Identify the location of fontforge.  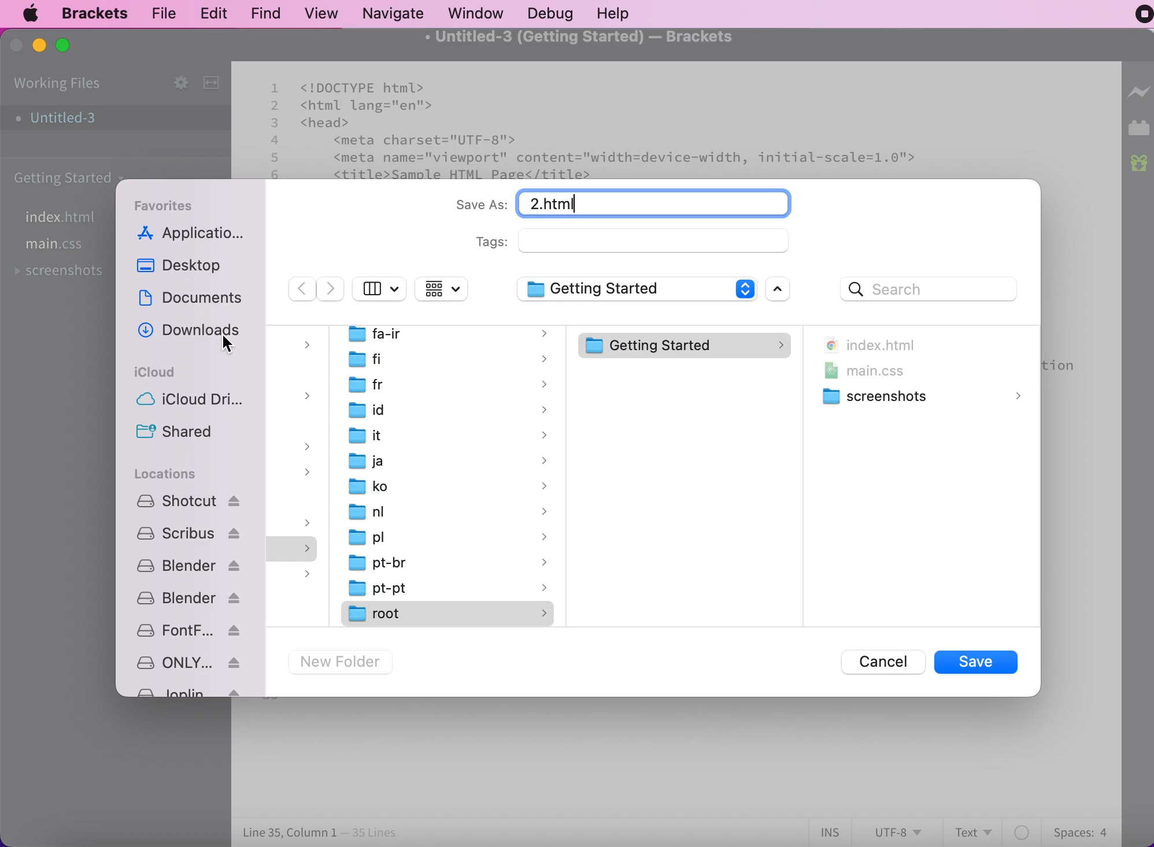
(189, 631).